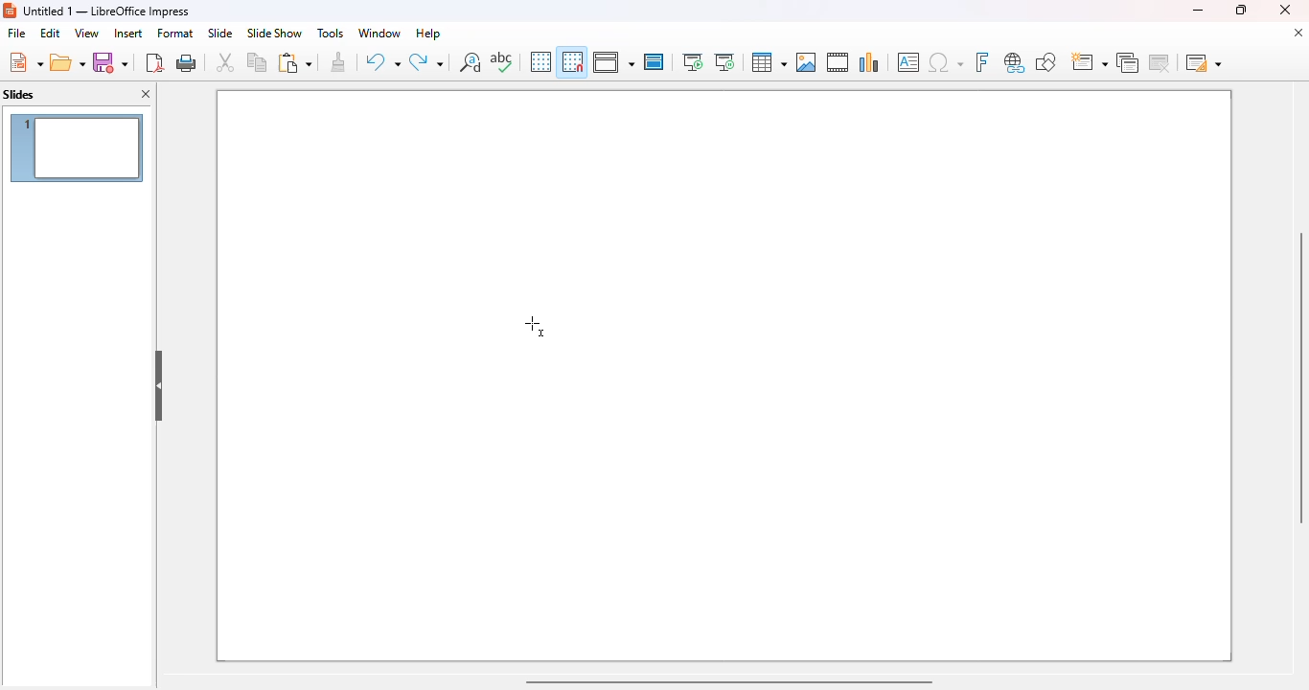 The width and height of the screenshot is (1309, 690). I want to click on display views, so click(613, 62).